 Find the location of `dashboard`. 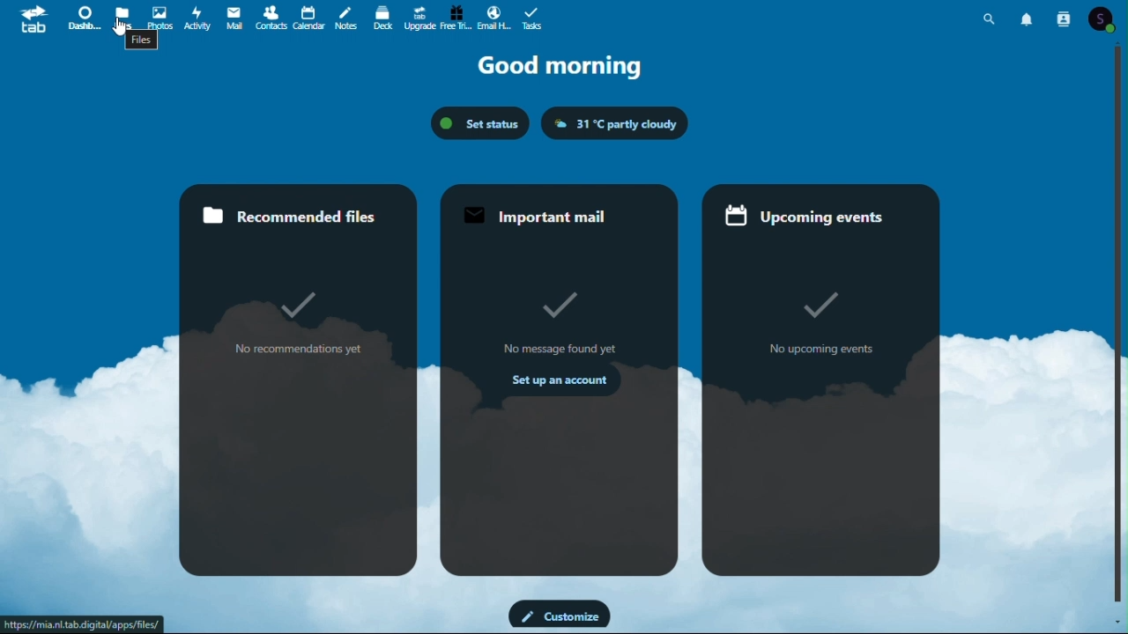

dashboard is located at coordinates (80, 17).